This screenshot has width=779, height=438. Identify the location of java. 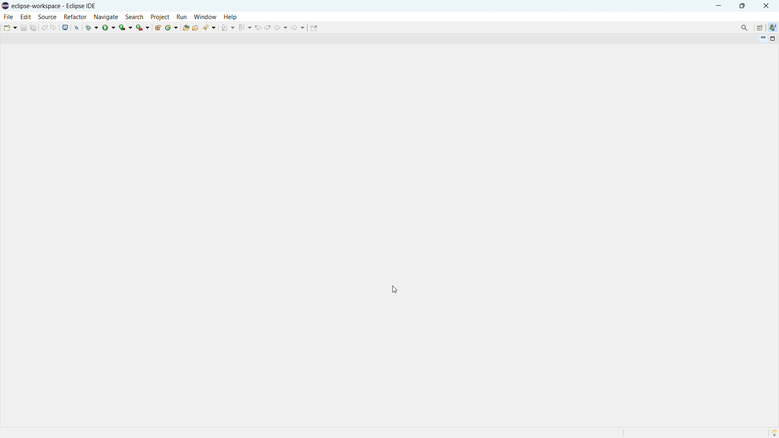
(773, 28).